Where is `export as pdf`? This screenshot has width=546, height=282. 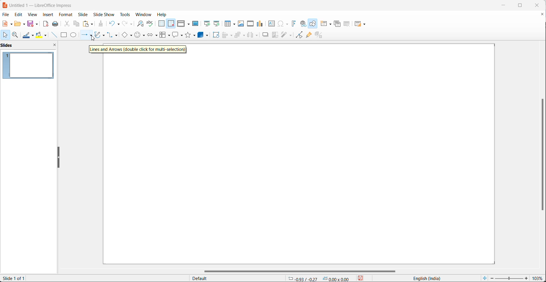
export as pdf is located at coordinates (46, 24).